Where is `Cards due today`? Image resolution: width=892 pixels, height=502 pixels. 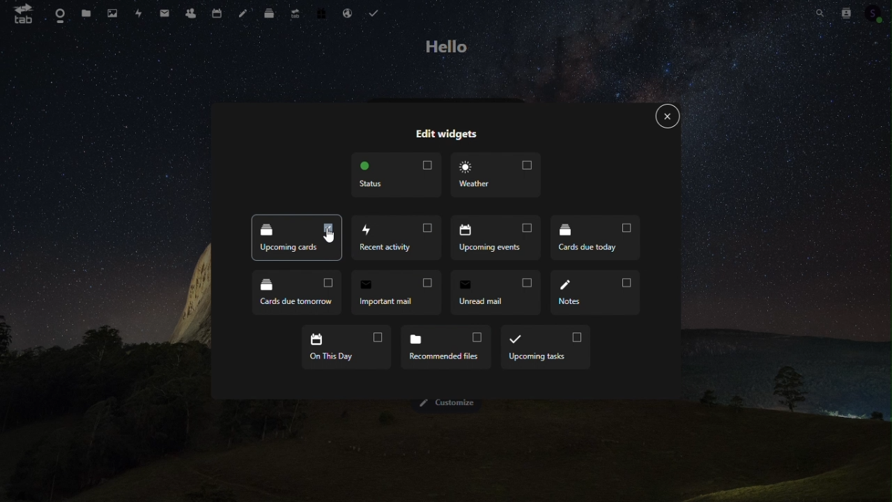 Cards due today is located at coordinates (595, 237).